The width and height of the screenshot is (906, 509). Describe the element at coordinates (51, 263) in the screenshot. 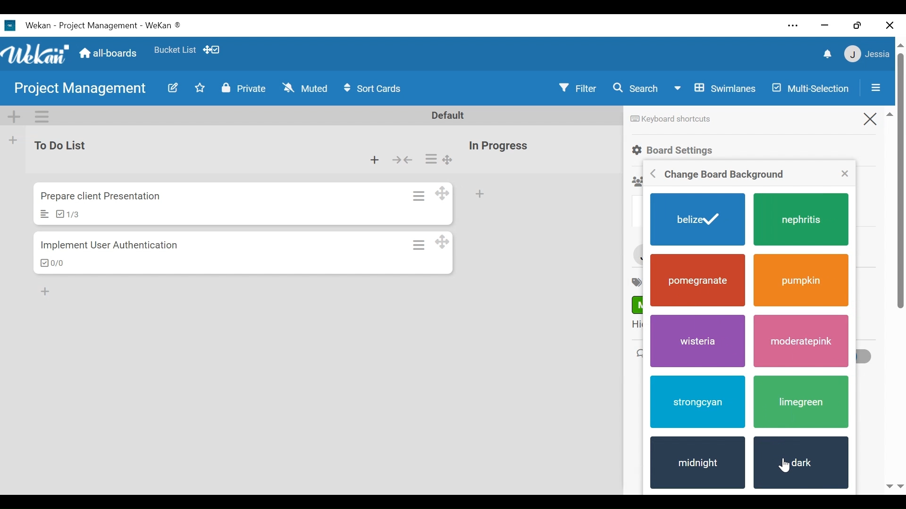

I see `Checklist` at that location.